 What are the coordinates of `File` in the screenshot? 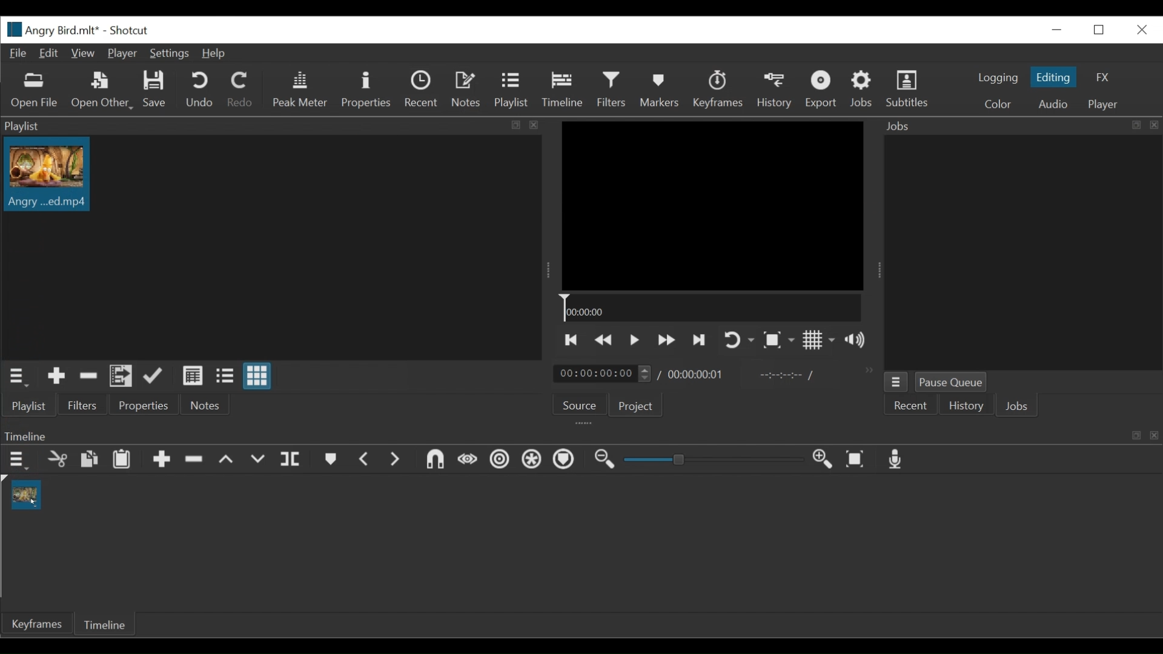 It's located at (17, 53).